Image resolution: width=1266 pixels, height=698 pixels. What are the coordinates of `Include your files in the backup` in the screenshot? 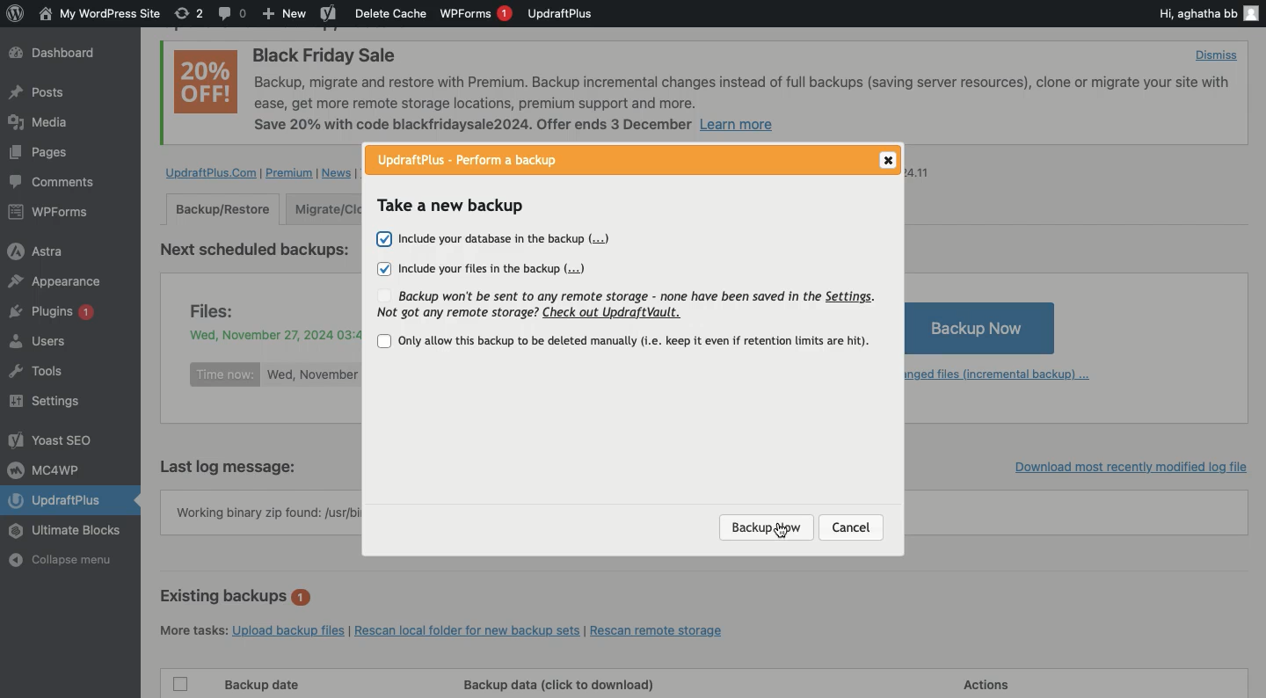 It's located at (484, 267).